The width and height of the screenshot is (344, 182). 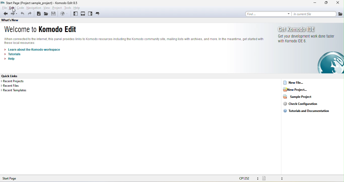 What do you see at coordinates (339, 3) in the screenshot?
I see `close` at bounding box center [339, 3].